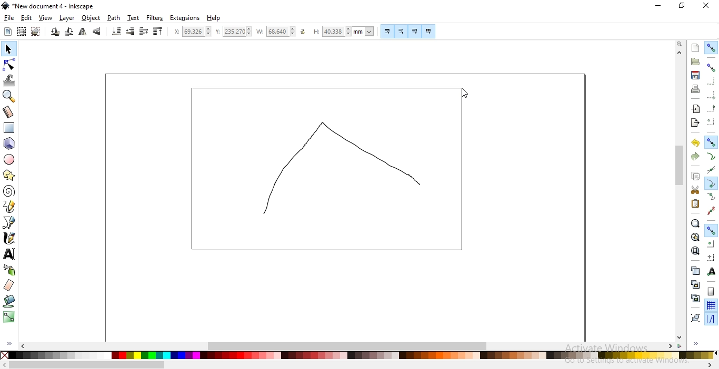 This screenshot has width=719, height=369. What do you see at coordinates (26, 19) in the screenshot?
I see `edit` at bounding box center [26, 19].